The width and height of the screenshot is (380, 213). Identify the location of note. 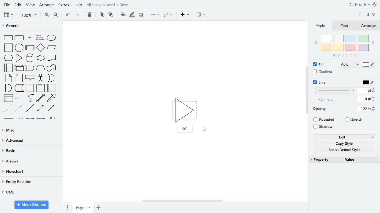
(7, 78).